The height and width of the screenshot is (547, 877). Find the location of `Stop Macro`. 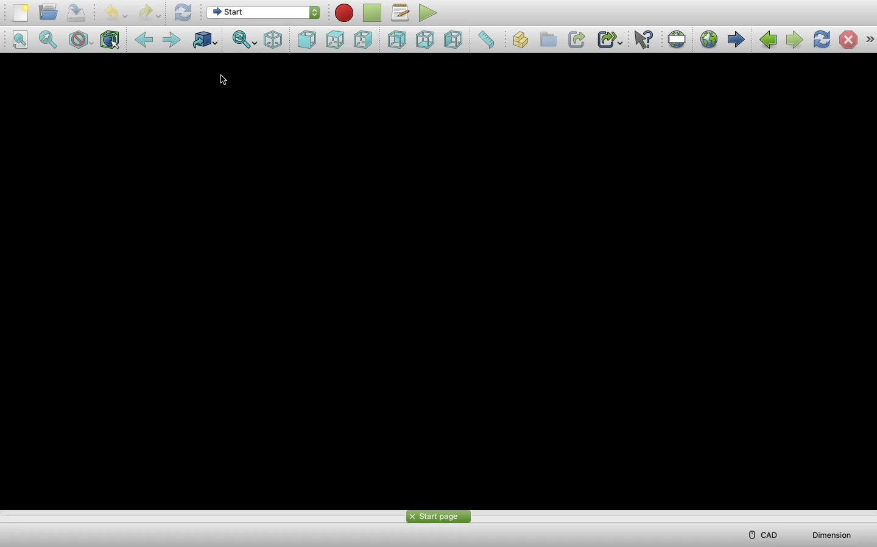

Stop Macro is located at coordinates (372, 13).